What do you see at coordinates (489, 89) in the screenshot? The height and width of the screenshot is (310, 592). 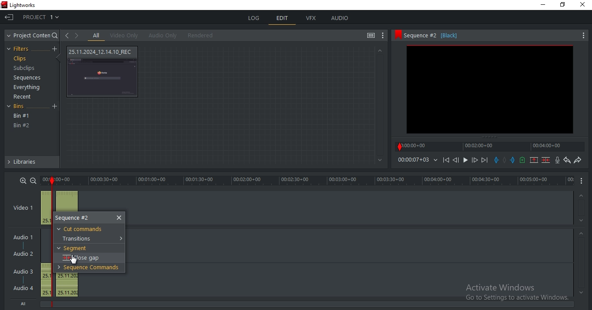 I see `clip` at bounding box center [489, 89].